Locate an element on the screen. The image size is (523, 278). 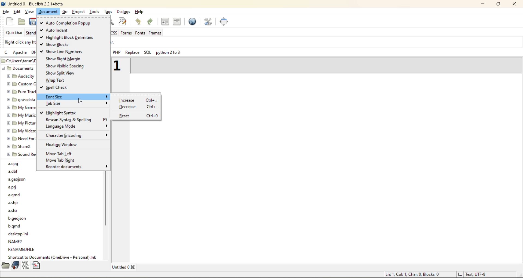
spell check is located at coordinates (56, 88).